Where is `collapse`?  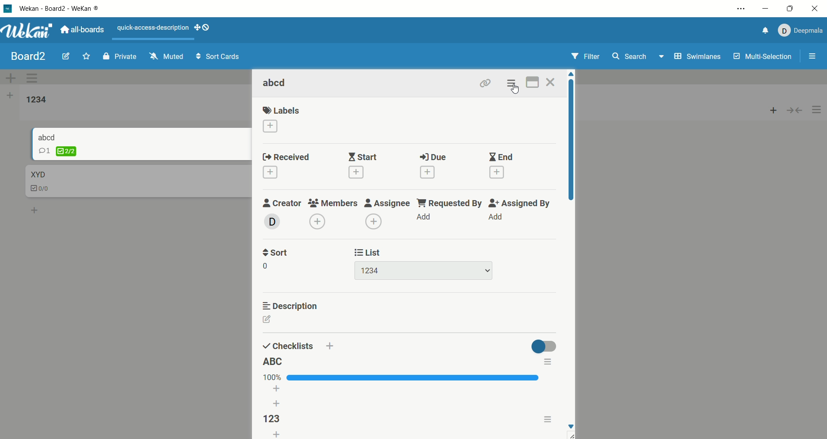
collapse is located at coordinates (795, 111).